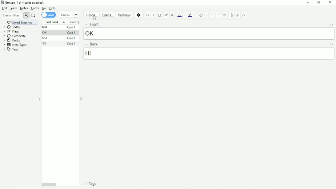 The height and width of the screenshot is (189, 336). I want to click on OO, so click(46, 38).